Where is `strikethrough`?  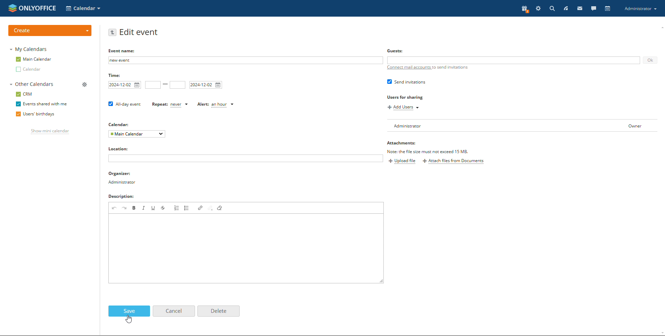
strikethrough is located at coordinates (163, 207).